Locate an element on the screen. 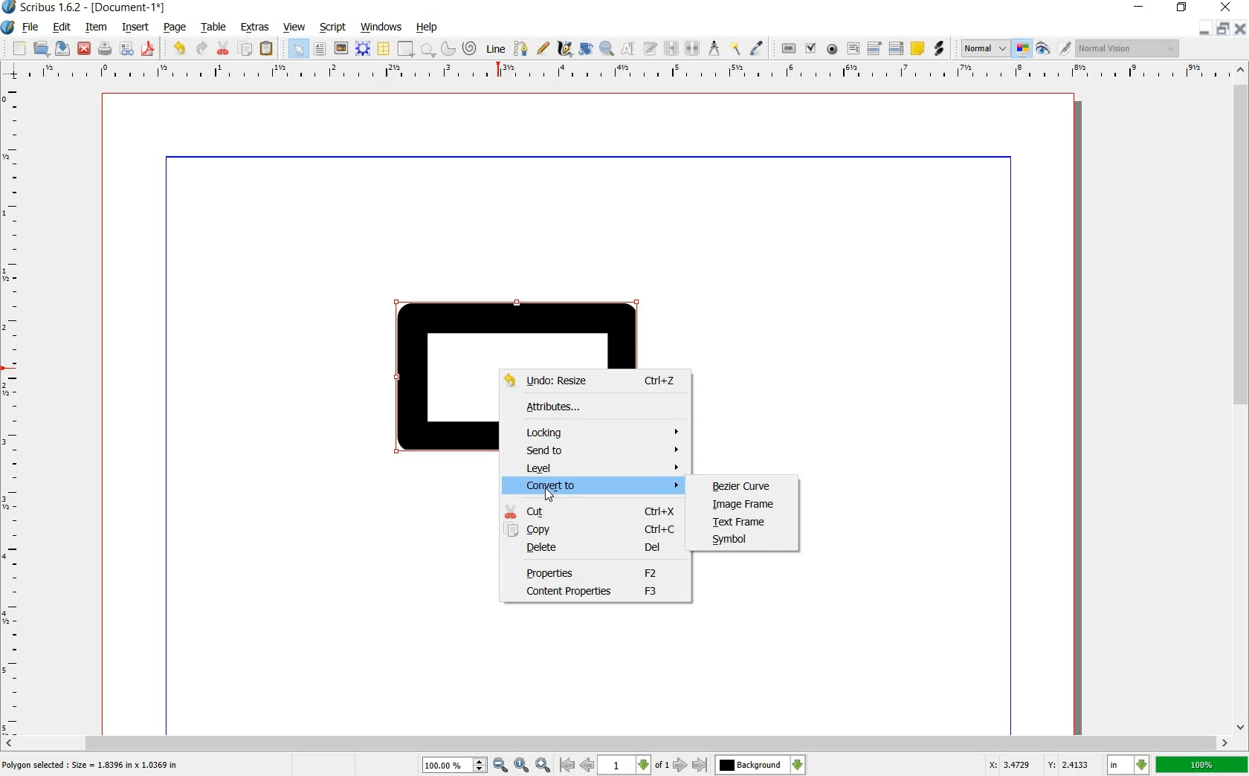  script is located at coordinates (332, 26).